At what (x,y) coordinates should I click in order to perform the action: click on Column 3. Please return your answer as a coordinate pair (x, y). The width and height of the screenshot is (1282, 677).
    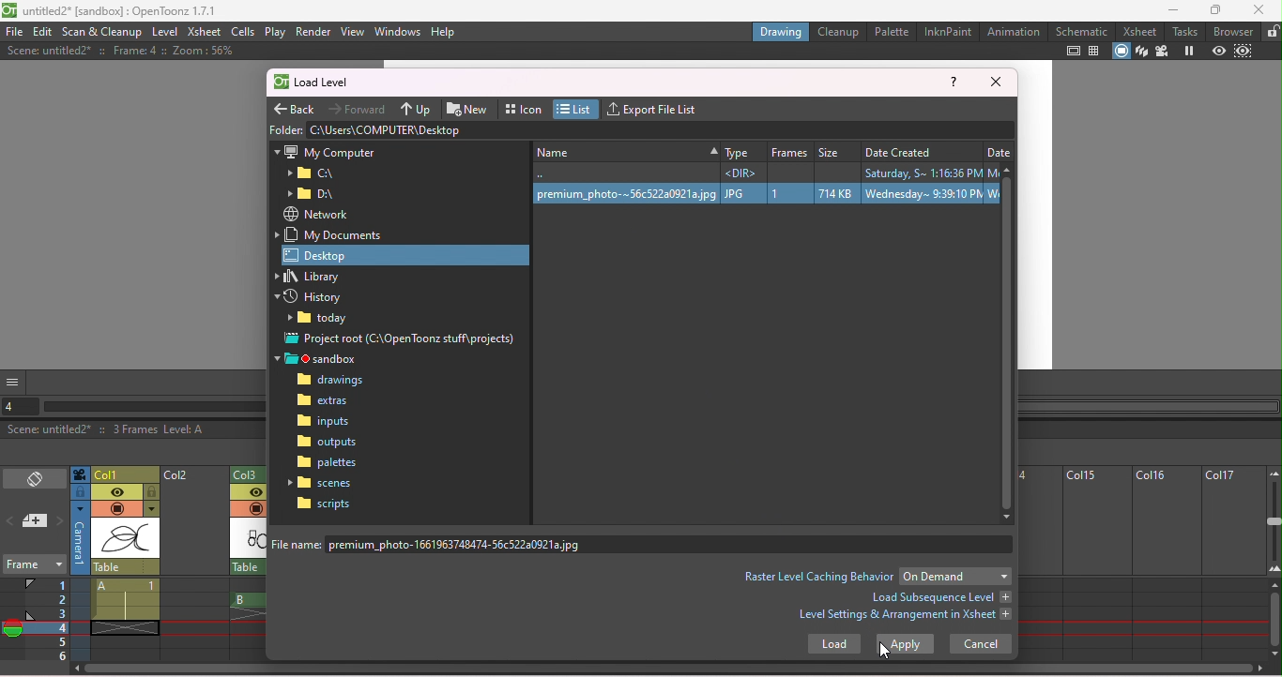
    Looking at the image, I should click on (252, 473).